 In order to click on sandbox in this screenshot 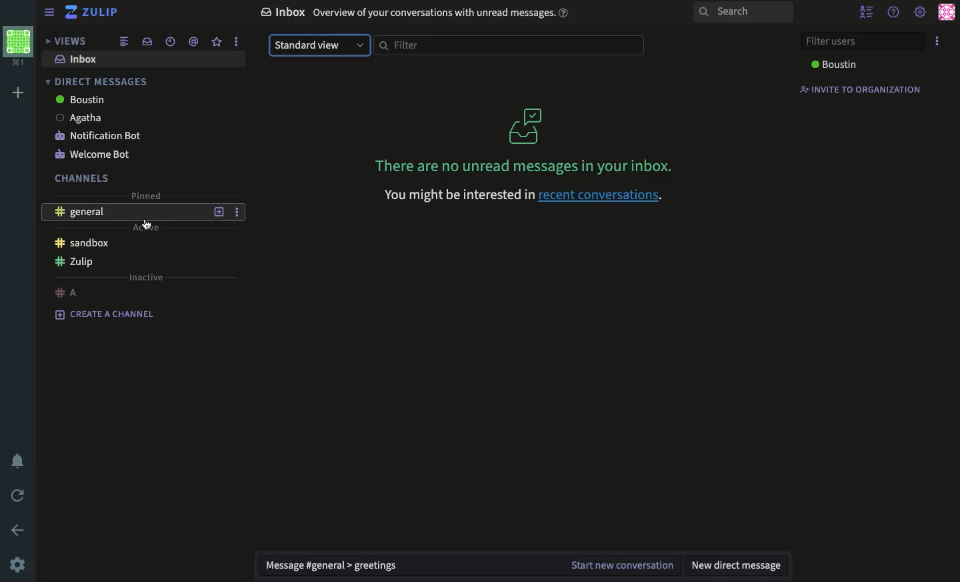, I will do `click(81, 244)`.